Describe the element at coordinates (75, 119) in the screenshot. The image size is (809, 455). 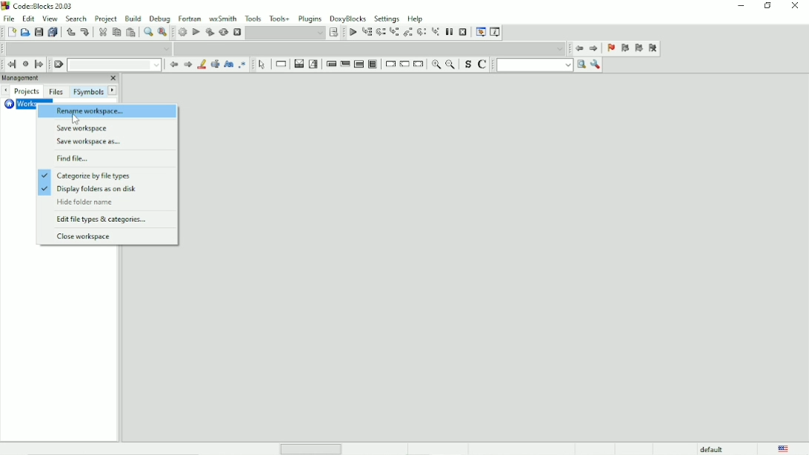
I see `Cursor` at that location.